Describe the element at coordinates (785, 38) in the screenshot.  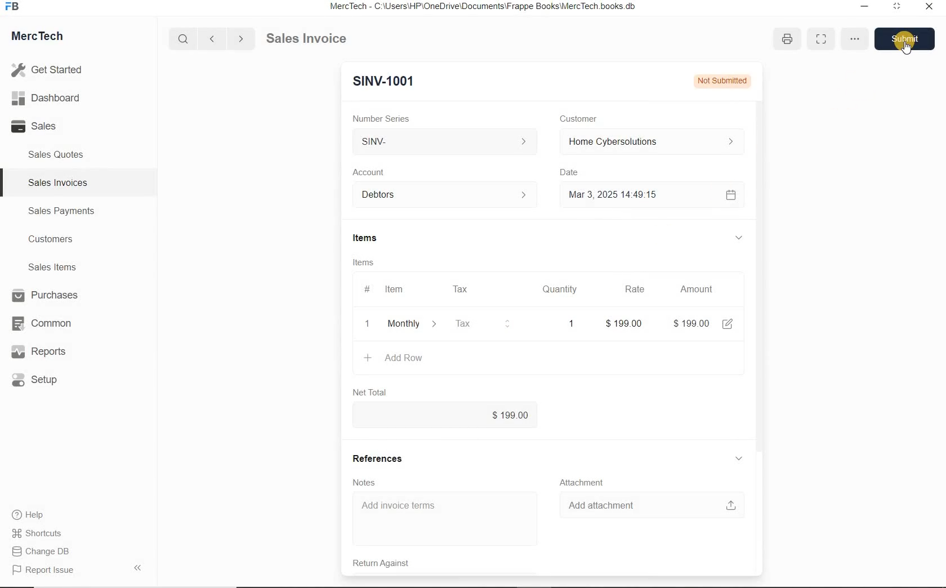
I see `print` at that location.